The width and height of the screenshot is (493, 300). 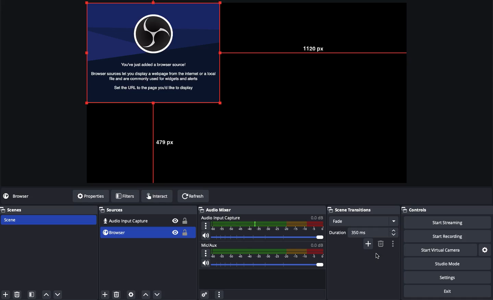 I want to click on Defaults, so click(x=211, y=254).